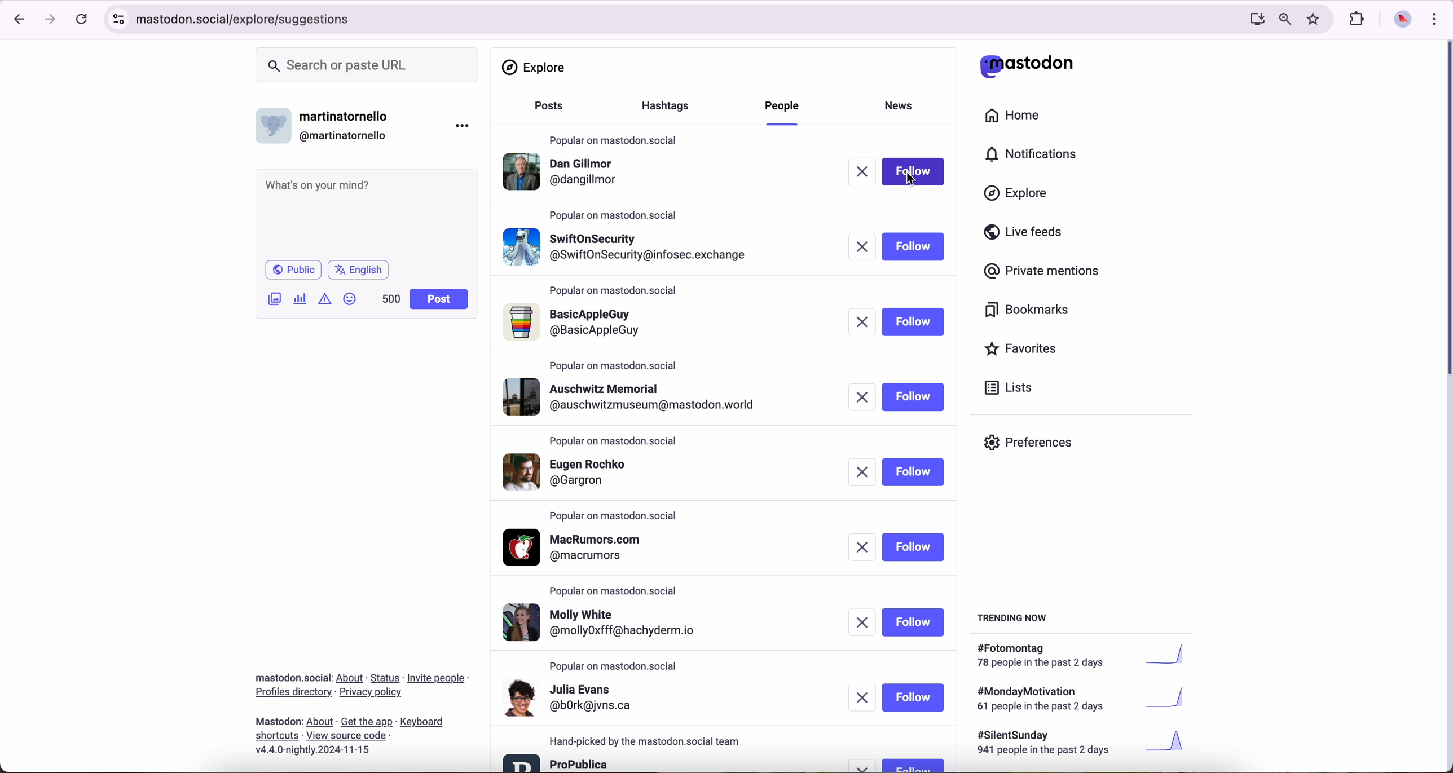 The image size is (1453, 773). What do you see at coordinates (367, 65) in the screenshot?
I see `search or paste URL` at bounding box center [367, 65].